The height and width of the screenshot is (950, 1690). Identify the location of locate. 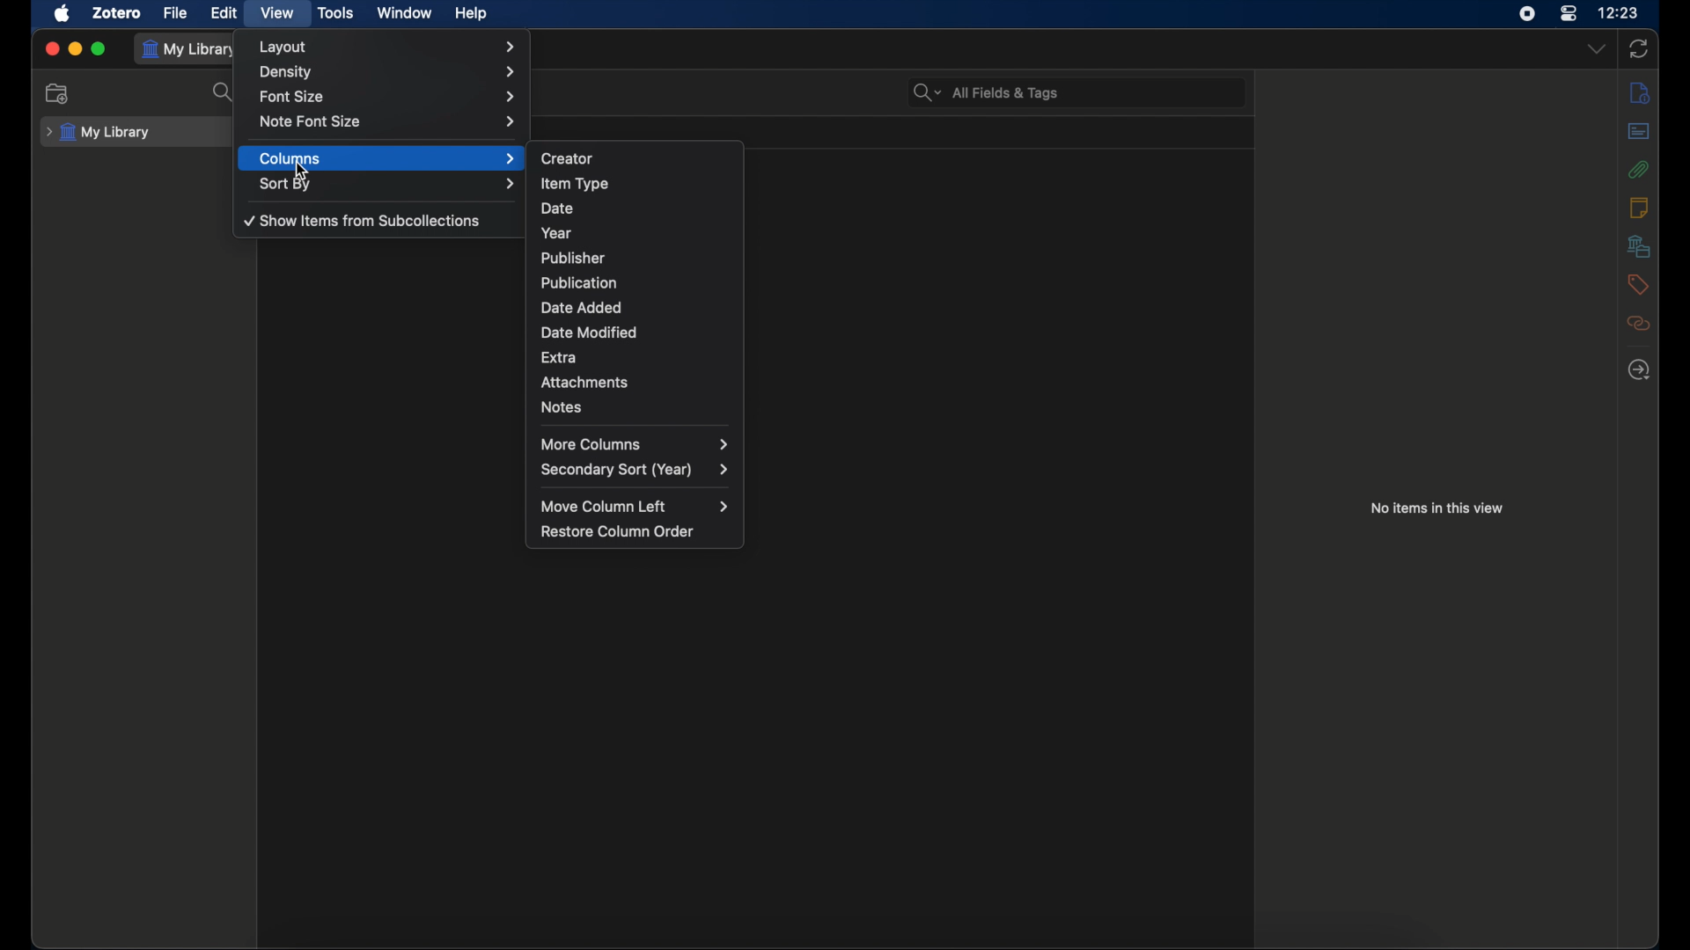
(1639, 370).